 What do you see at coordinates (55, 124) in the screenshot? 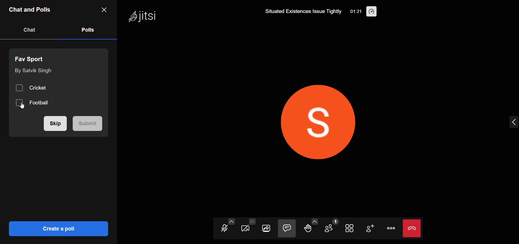
I see `skip` at bounding box center [55, 124].